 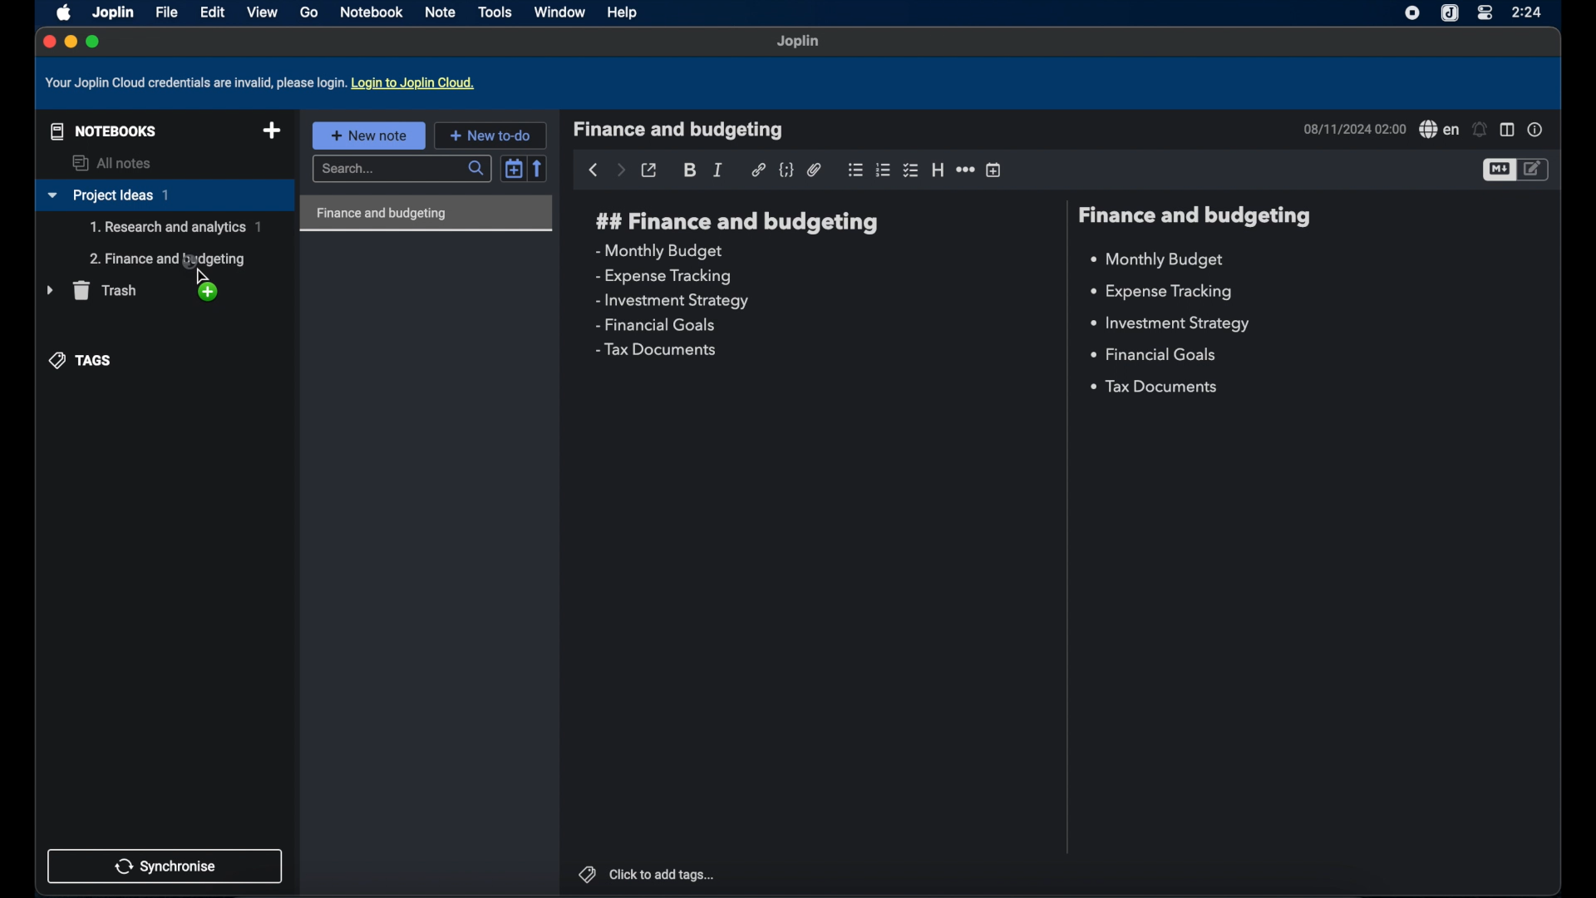 What do you see at coordinates (175, 227) in the screenshot?
I see `Research and analytics 1(sub-notebook)` at bounding box center [175, 227].